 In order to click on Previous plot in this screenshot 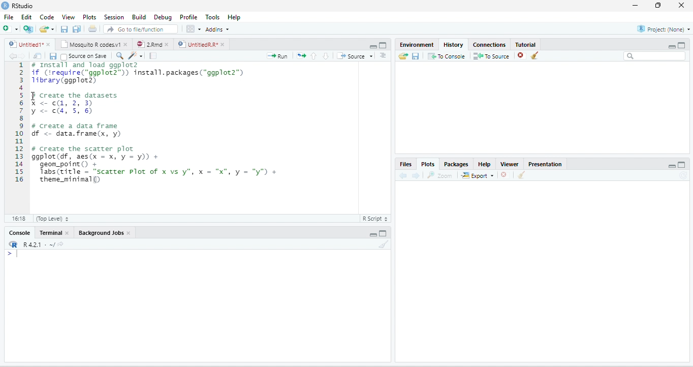, I will do `click(403, 175)`.